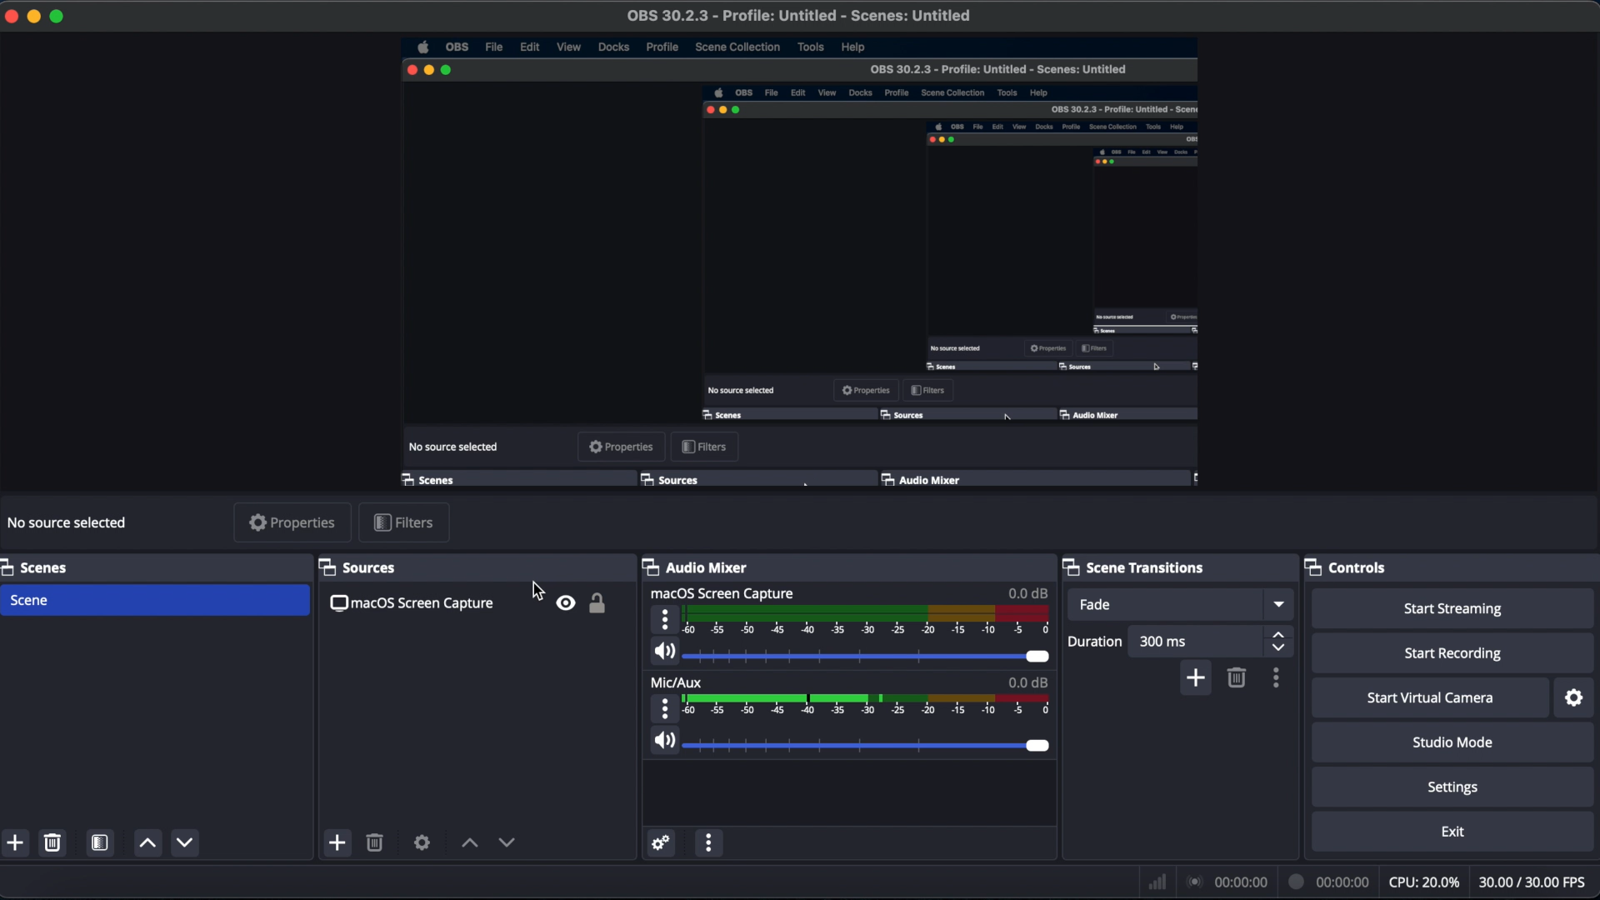 This screenshot has height=900, width=1600. Describe the element at coordinates (1453, 742) in the screenshot. I see `studio mode` at that location.